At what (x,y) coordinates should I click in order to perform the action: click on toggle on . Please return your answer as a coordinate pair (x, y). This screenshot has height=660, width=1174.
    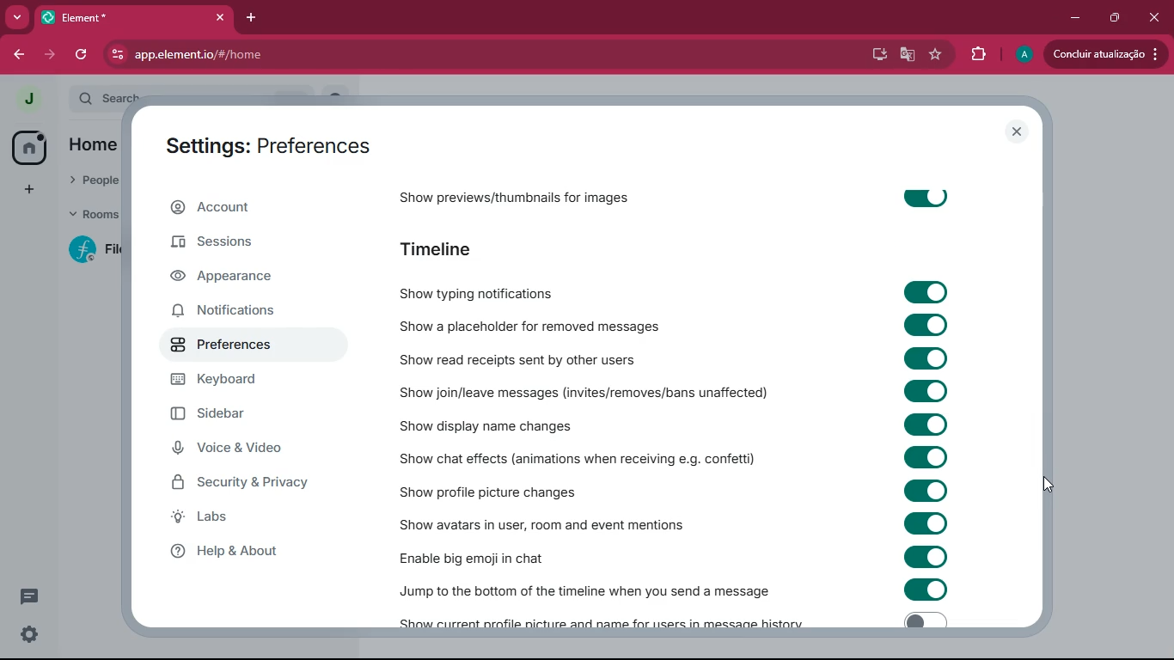
    Looking at the image, I should click on (925, 424).